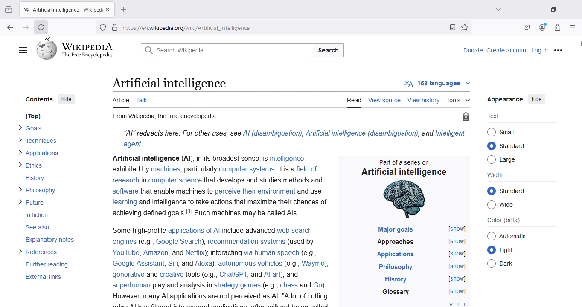  I want to click on > Philosophy, so click(36, 191).